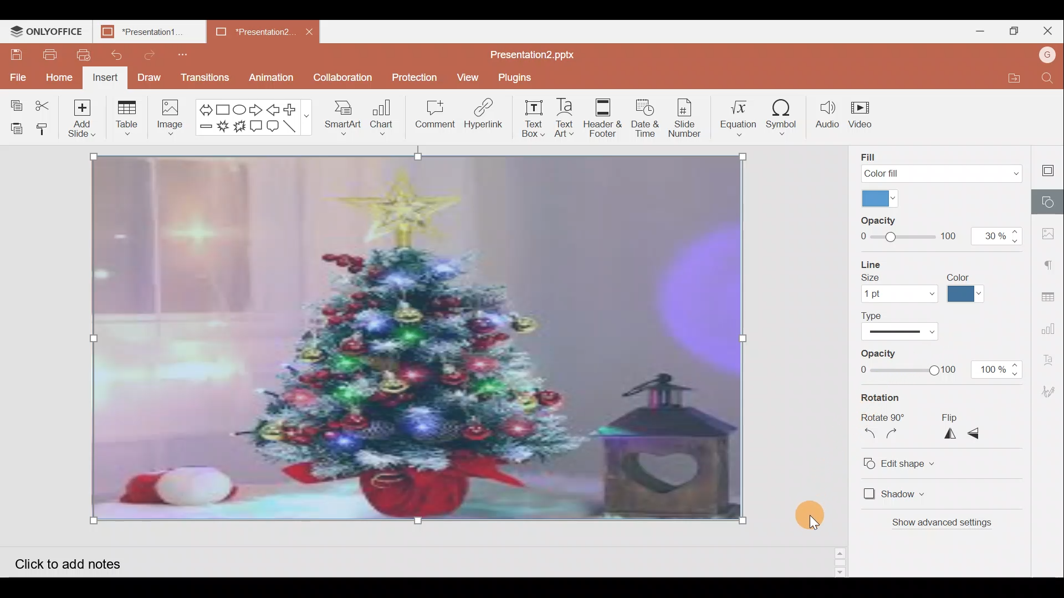 This screenshot has width=1064, height=598. I want to click on Text box, so click(528, 120).